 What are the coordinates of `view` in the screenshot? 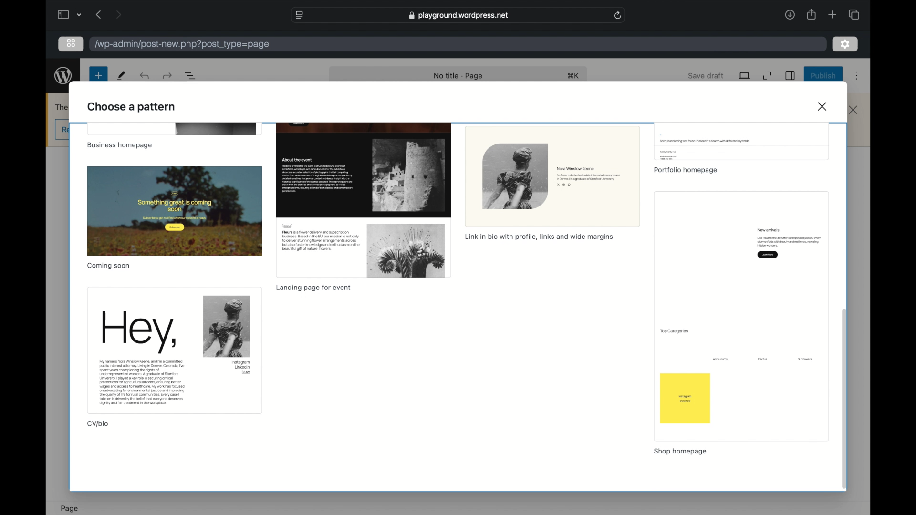 It's located at (744, 76).